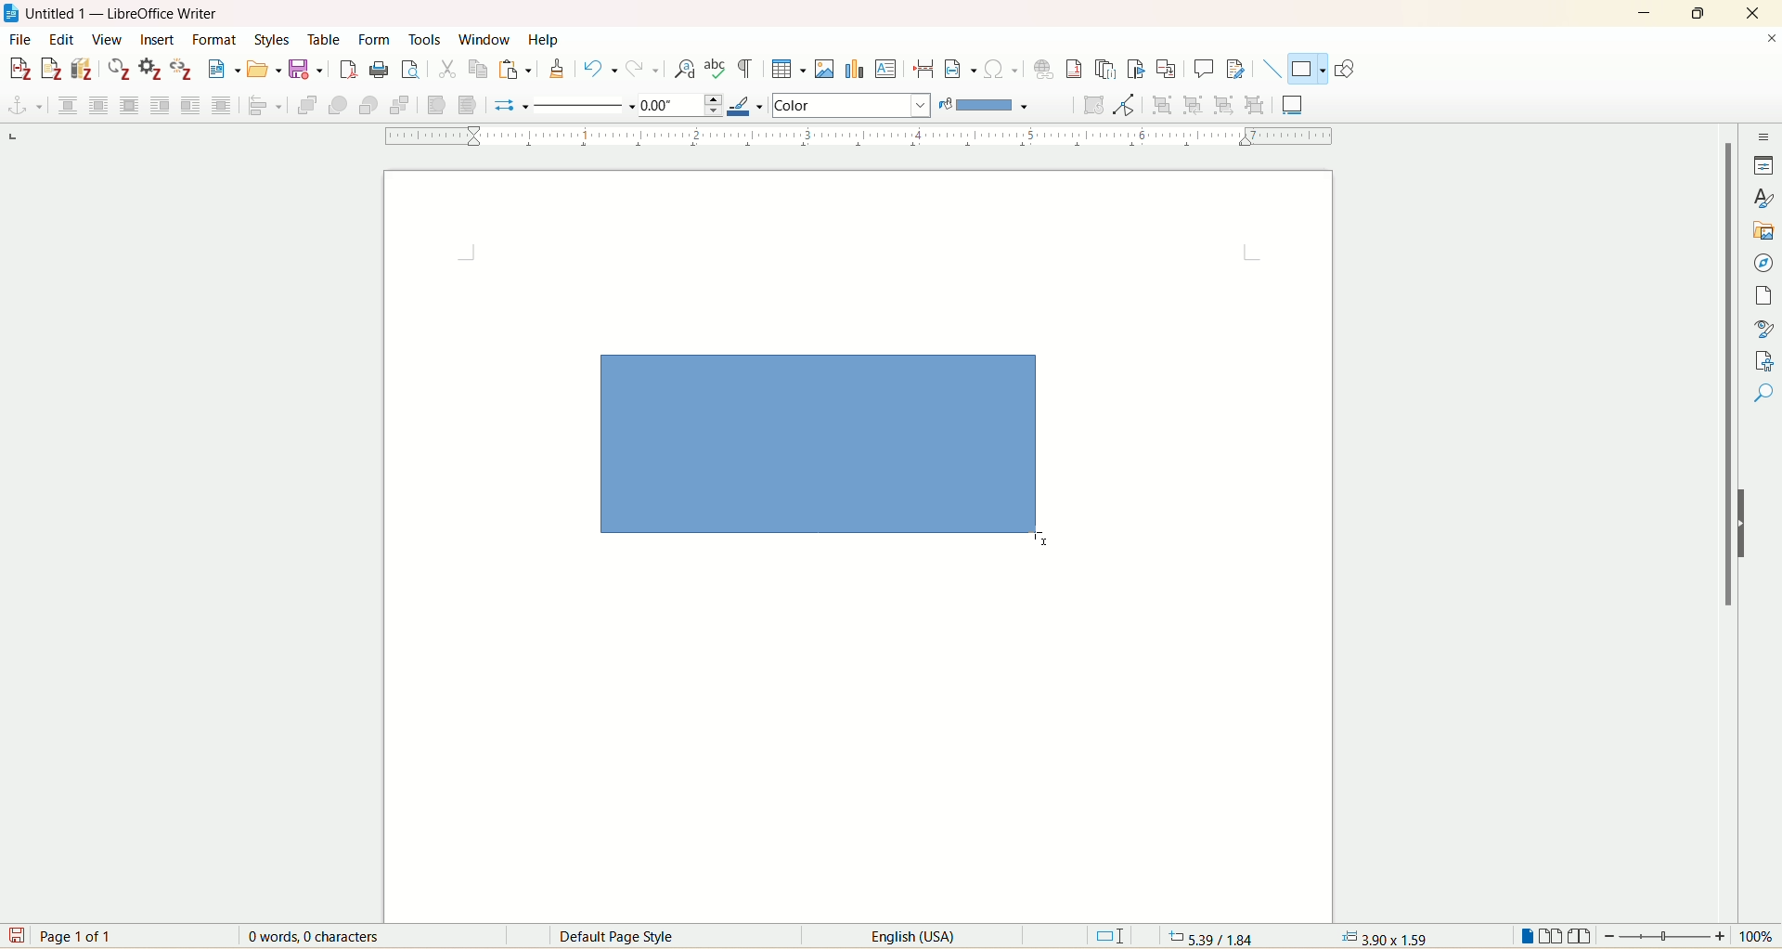  Describe the element at coordinates (1765, 197) in the screenshot. I see `styles` at that location.